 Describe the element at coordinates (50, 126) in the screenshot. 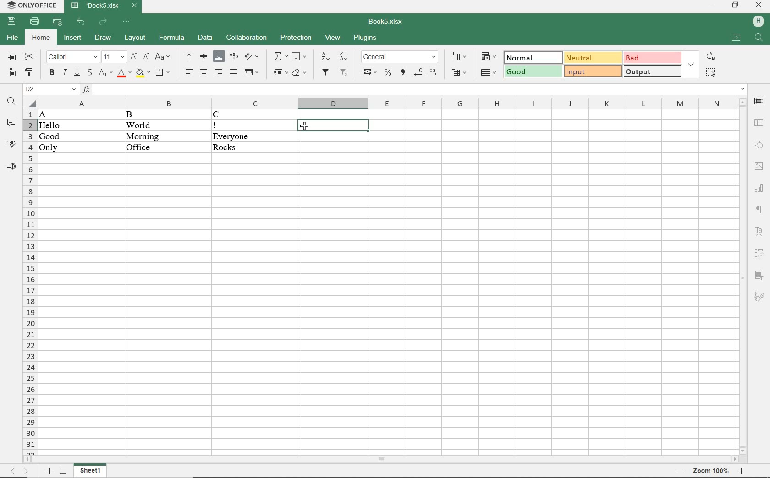

I see `Hello` at that location.